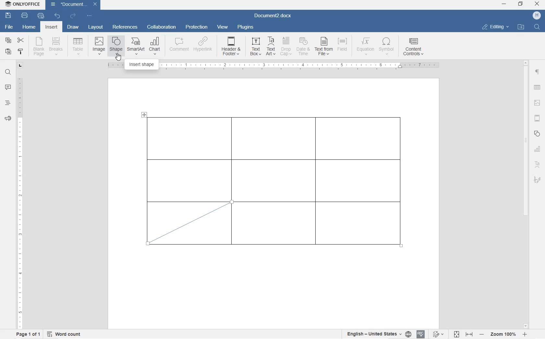 This screenshot has height=339, width=545. Describe the element at coordinates (162, 27) in the screenshot. I see `collaboration` at that location.